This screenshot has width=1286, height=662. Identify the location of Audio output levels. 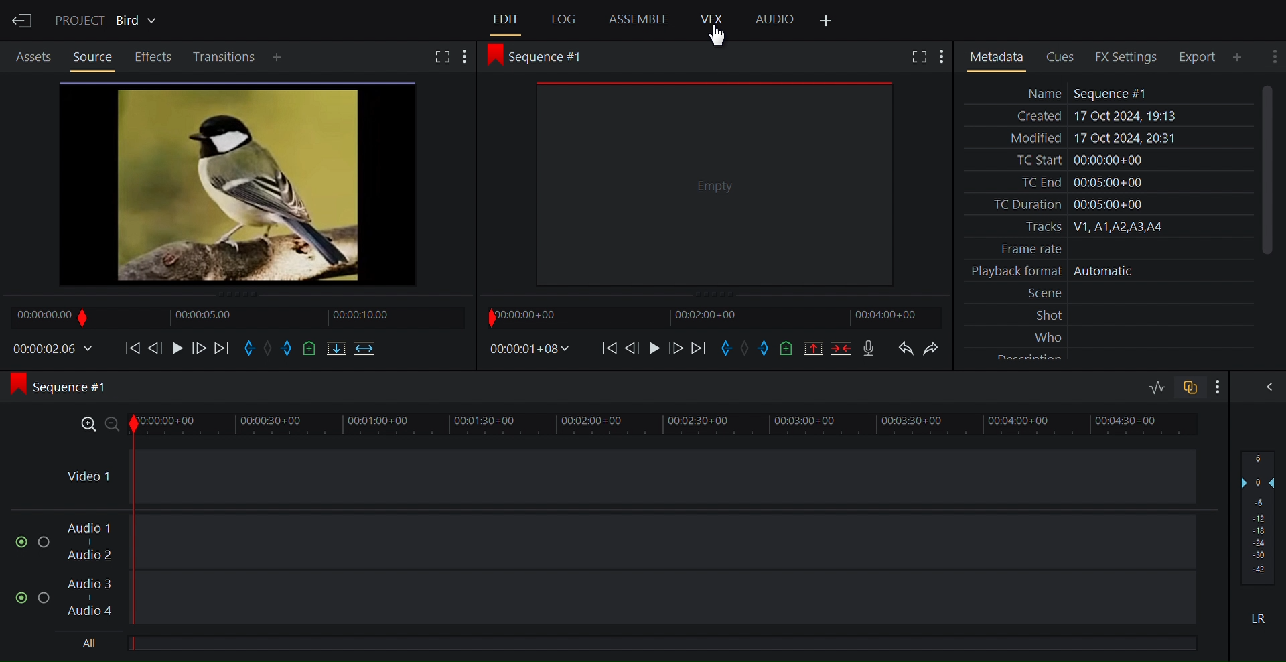
(1257, 515).